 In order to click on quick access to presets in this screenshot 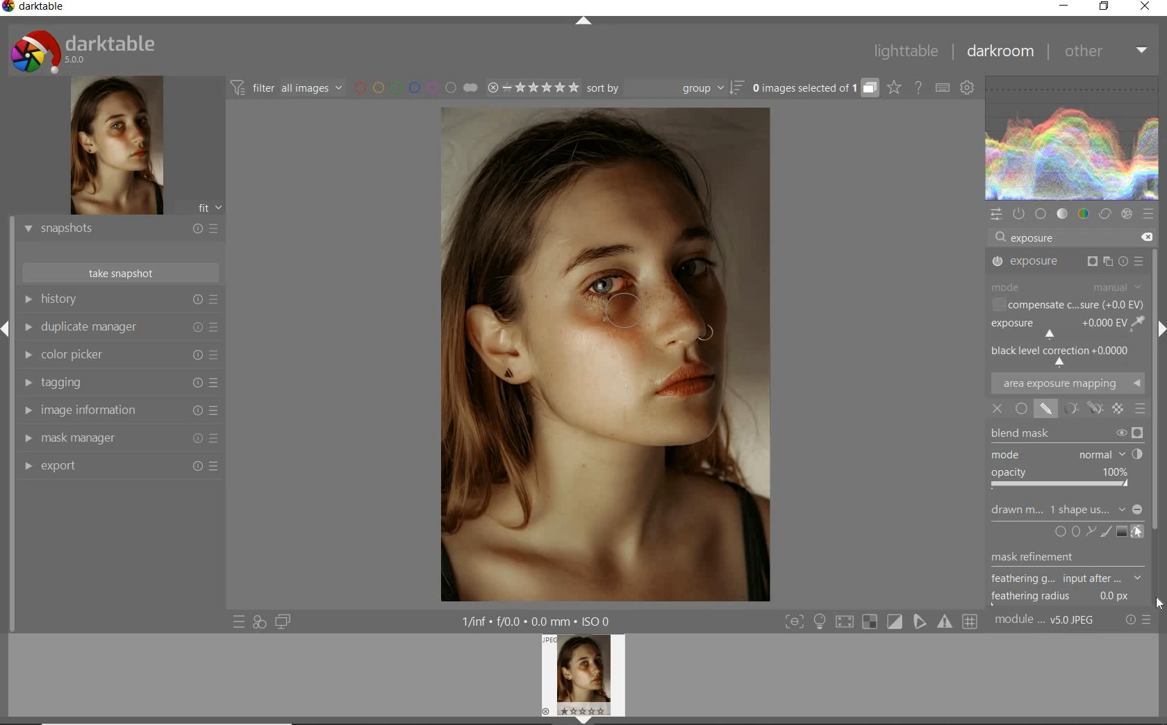, I will do `click(240, 622)`.